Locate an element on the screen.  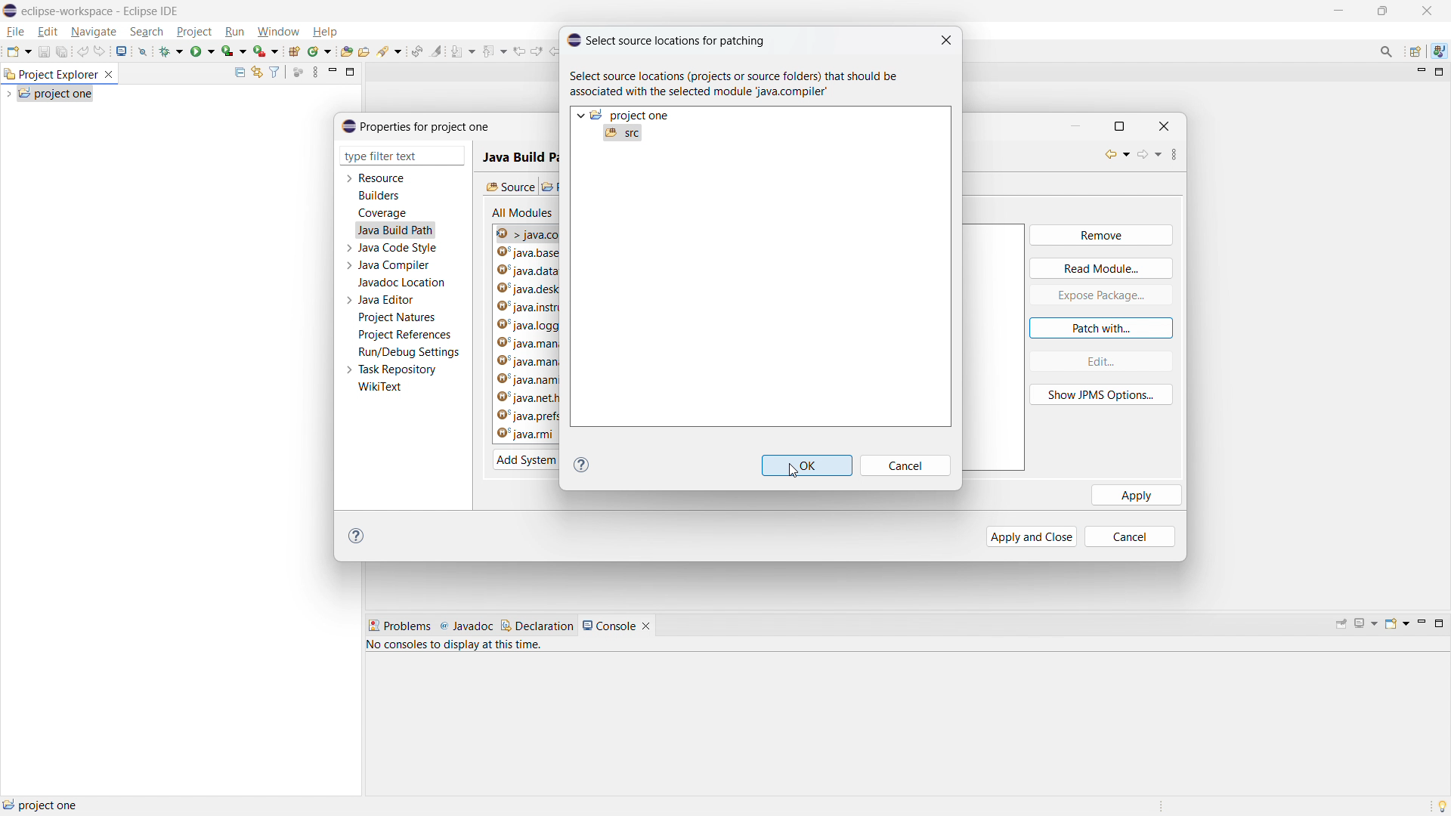
forward is located at coordinates (1150, 156).